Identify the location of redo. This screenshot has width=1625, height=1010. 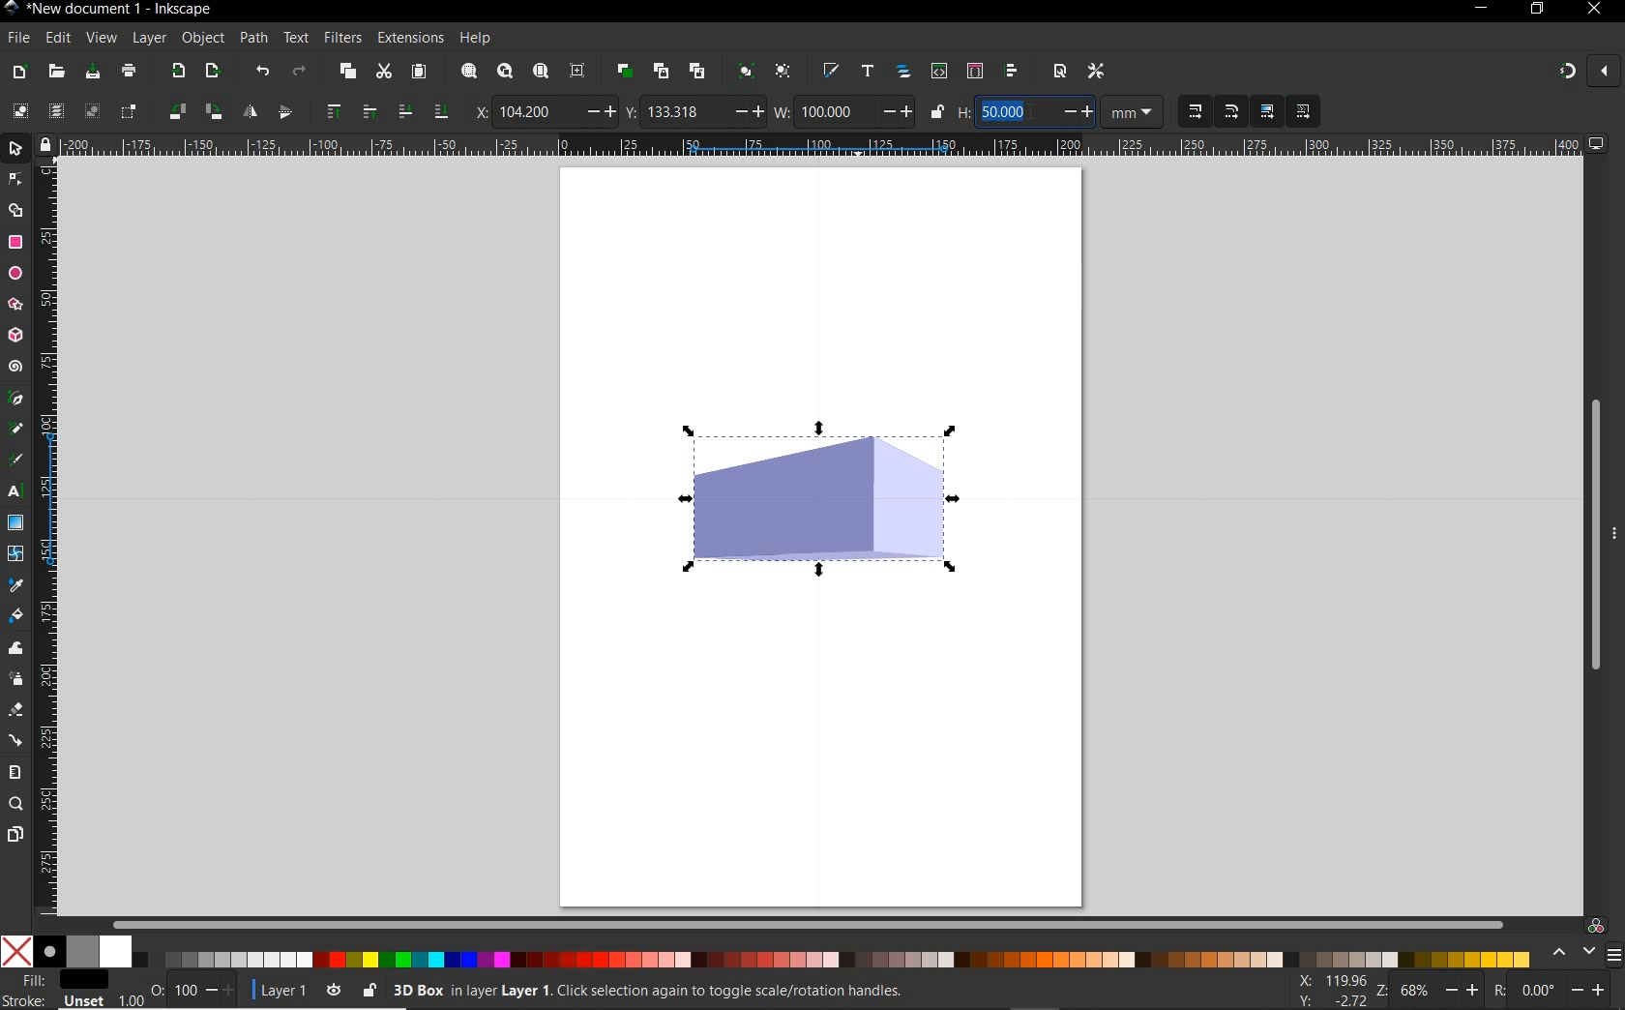
(300, 70).